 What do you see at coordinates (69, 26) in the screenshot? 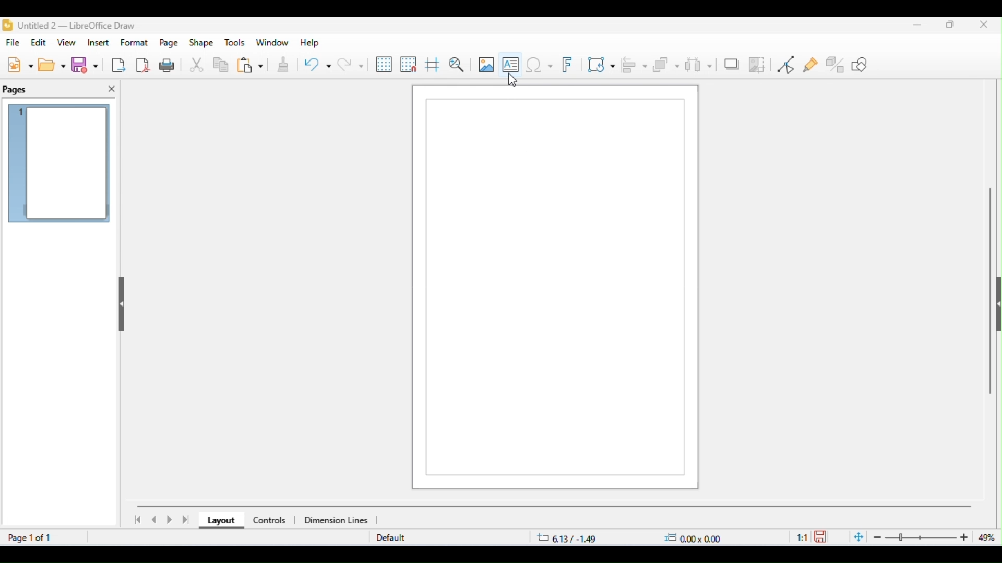
I see `title` at bounding box center [69, 26].